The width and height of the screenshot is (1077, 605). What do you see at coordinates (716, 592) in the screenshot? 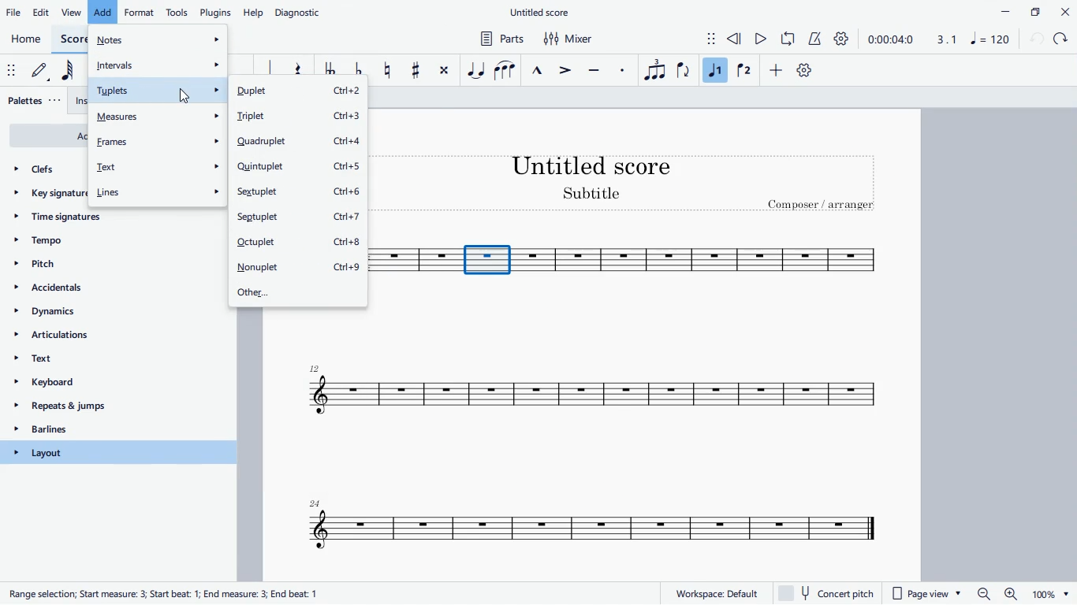
I see `workspace default` at bounding box center [716, 592].